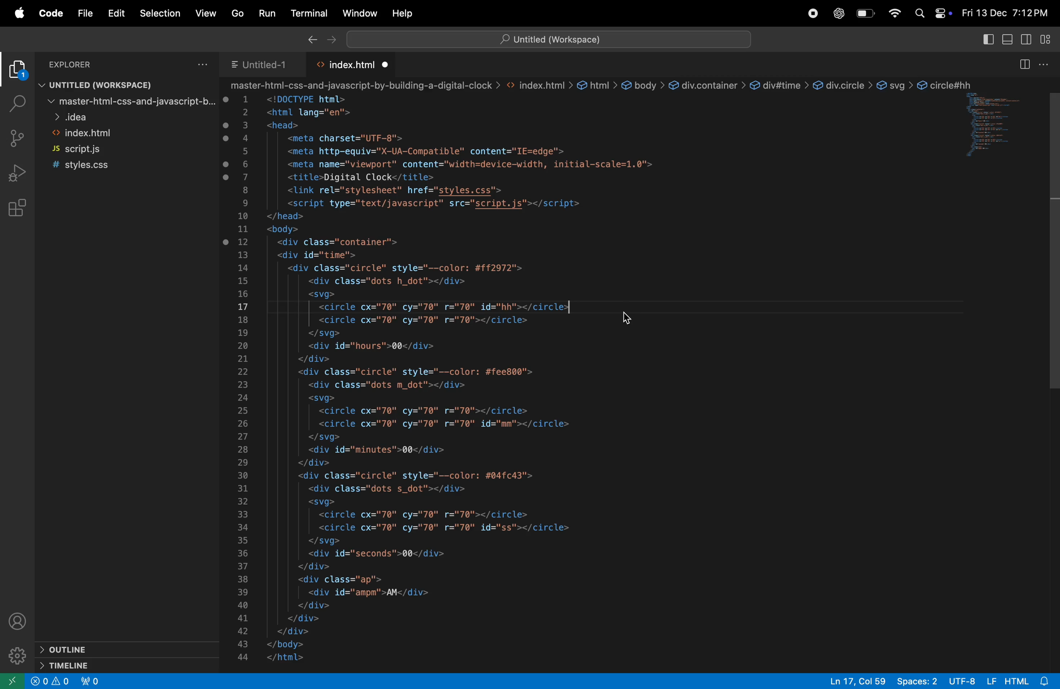  I want to click on script.js, so click(118, 150).